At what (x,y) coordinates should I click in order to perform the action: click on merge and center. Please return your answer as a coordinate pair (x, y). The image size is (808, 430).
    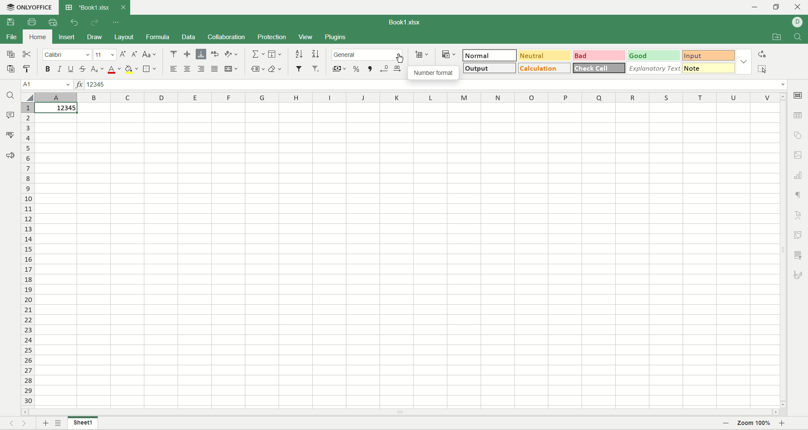
    Looking at the image, I should click on (231, 70).